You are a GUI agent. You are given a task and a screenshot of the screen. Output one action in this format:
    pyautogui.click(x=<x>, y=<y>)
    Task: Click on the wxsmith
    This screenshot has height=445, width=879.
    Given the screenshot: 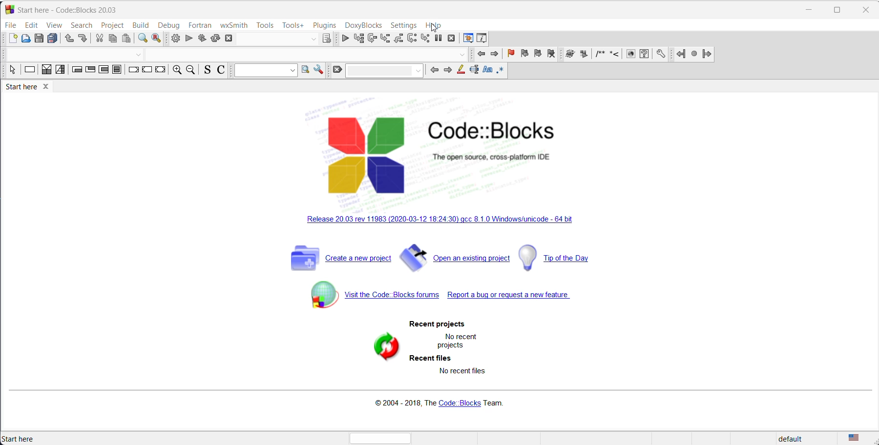 What is the action you would take?
    pyautogui.click(x=232, y=25)
    